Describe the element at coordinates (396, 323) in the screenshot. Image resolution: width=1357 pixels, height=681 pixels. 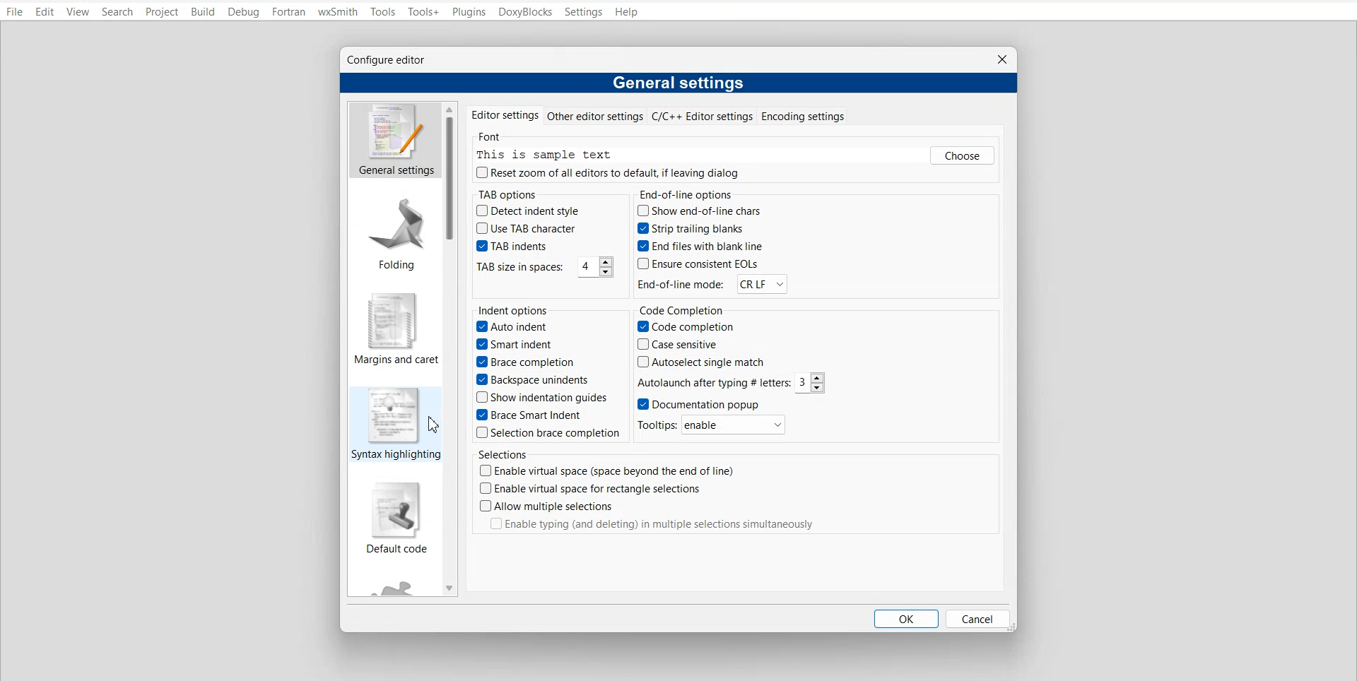
I see `Margin and caret` at that location.